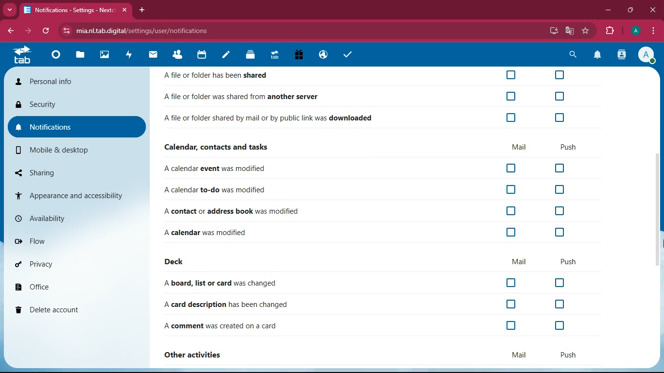 This screenshot has width=664, height=373. I want to click on A calendar was modified, so click(222, 234).